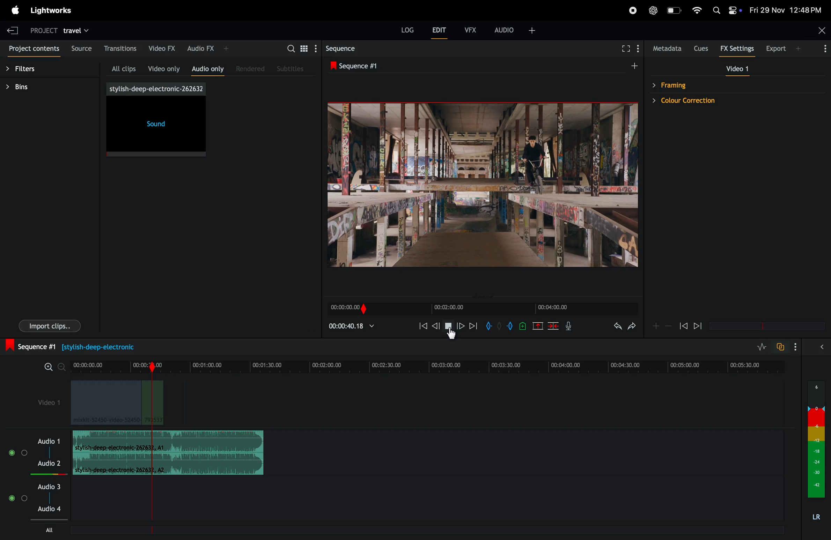 The width and height of the screenshot is (831, 540). I want to click on audio fx, so click(209, 48).